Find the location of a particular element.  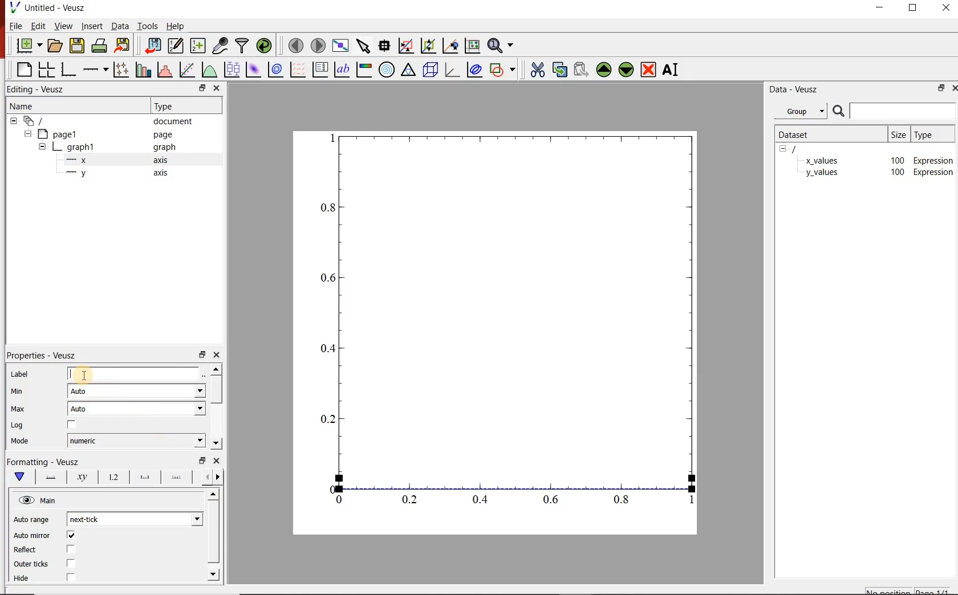

Reflect is located at coordinates (31, 551).